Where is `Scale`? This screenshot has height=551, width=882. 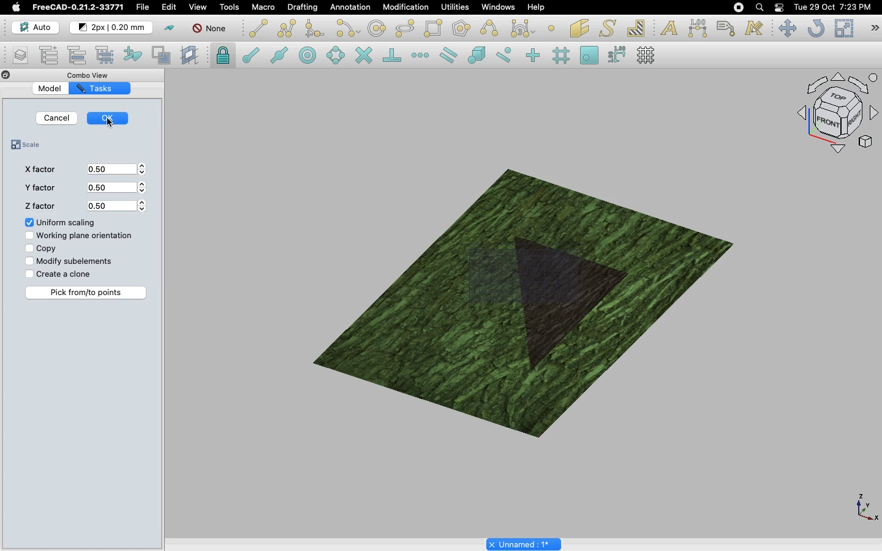 Scale is located at coordinates (29, 146).